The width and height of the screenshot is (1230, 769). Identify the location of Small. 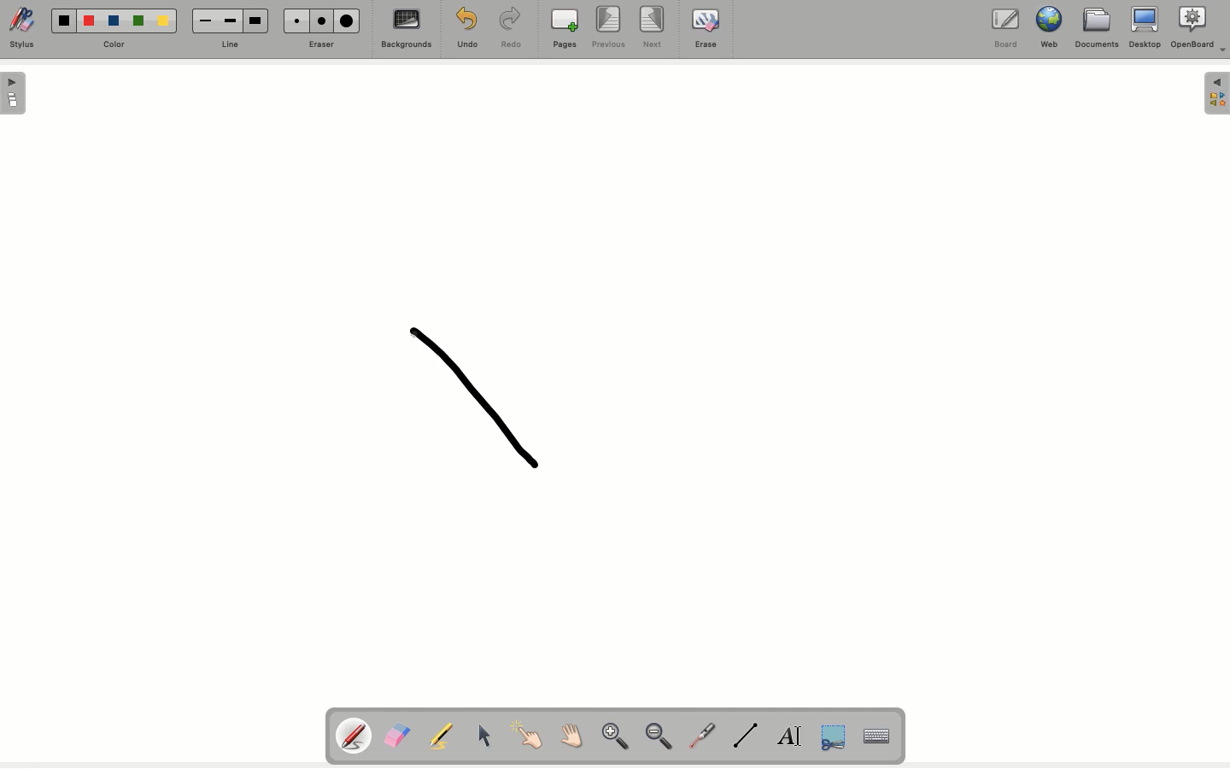
(207, 21).